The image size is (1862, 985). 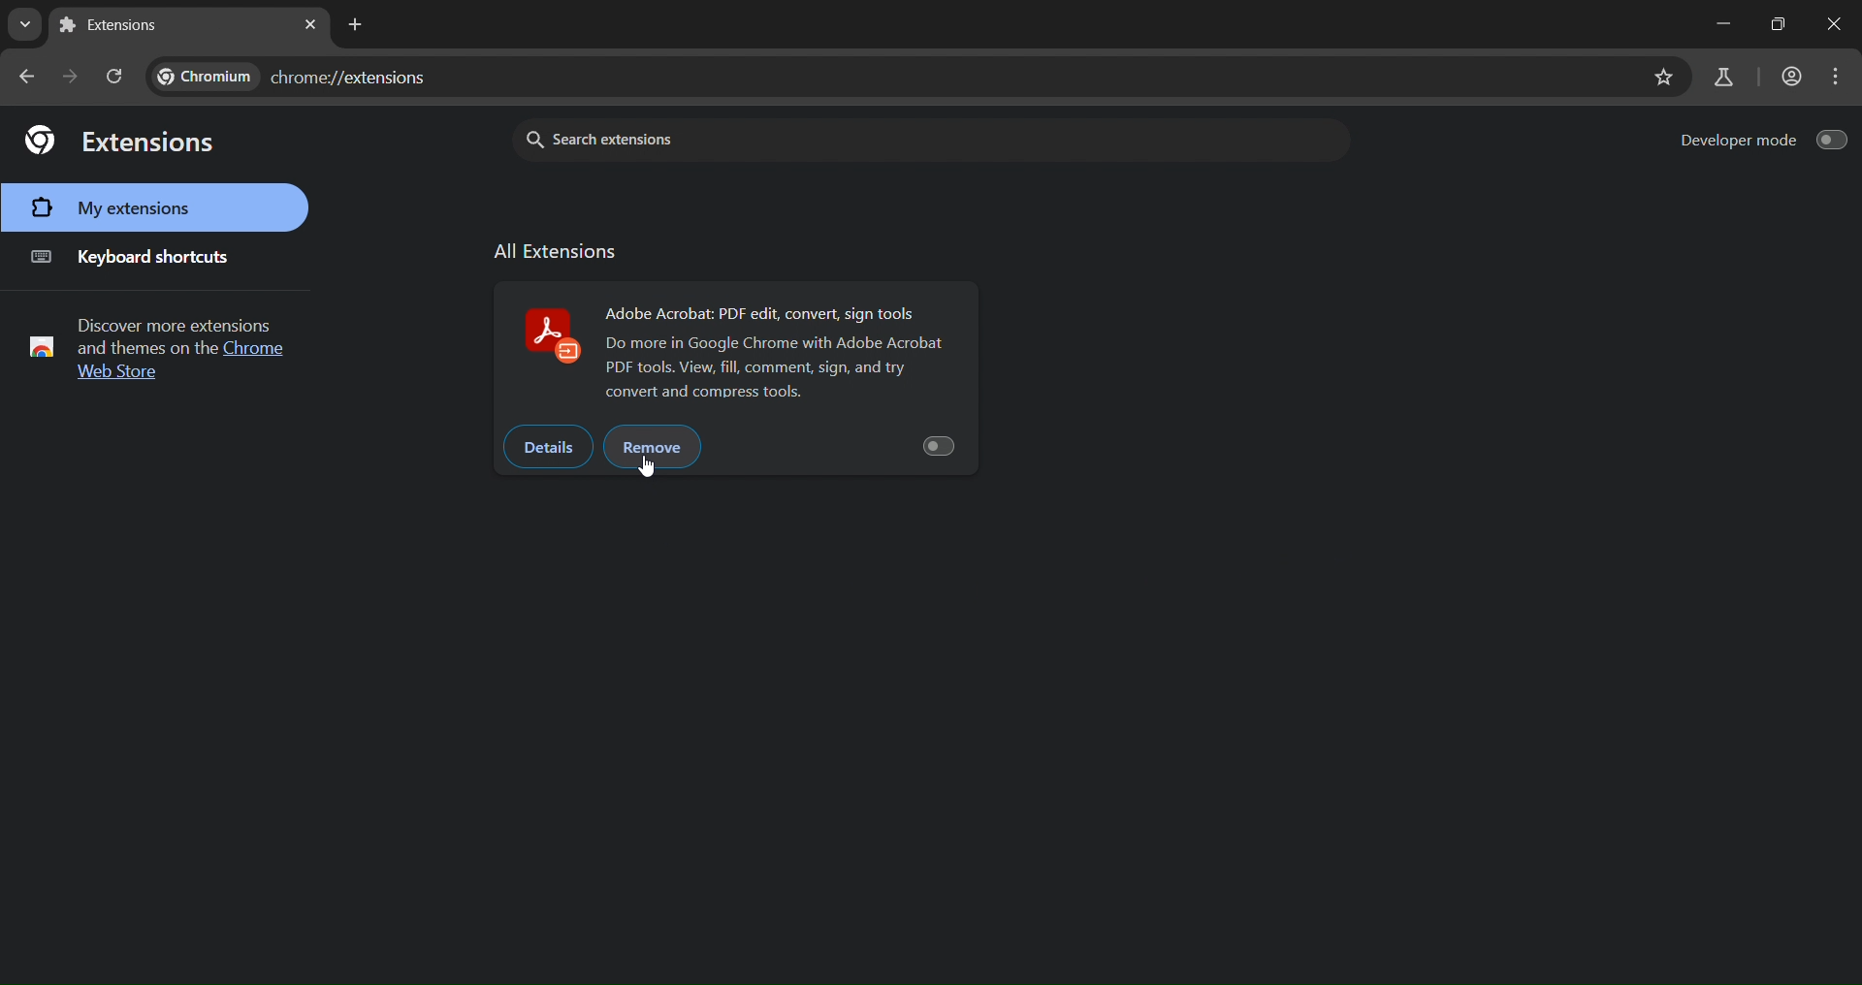 I want to click on Adobe acrobat logo, so click(x=545, y=341).